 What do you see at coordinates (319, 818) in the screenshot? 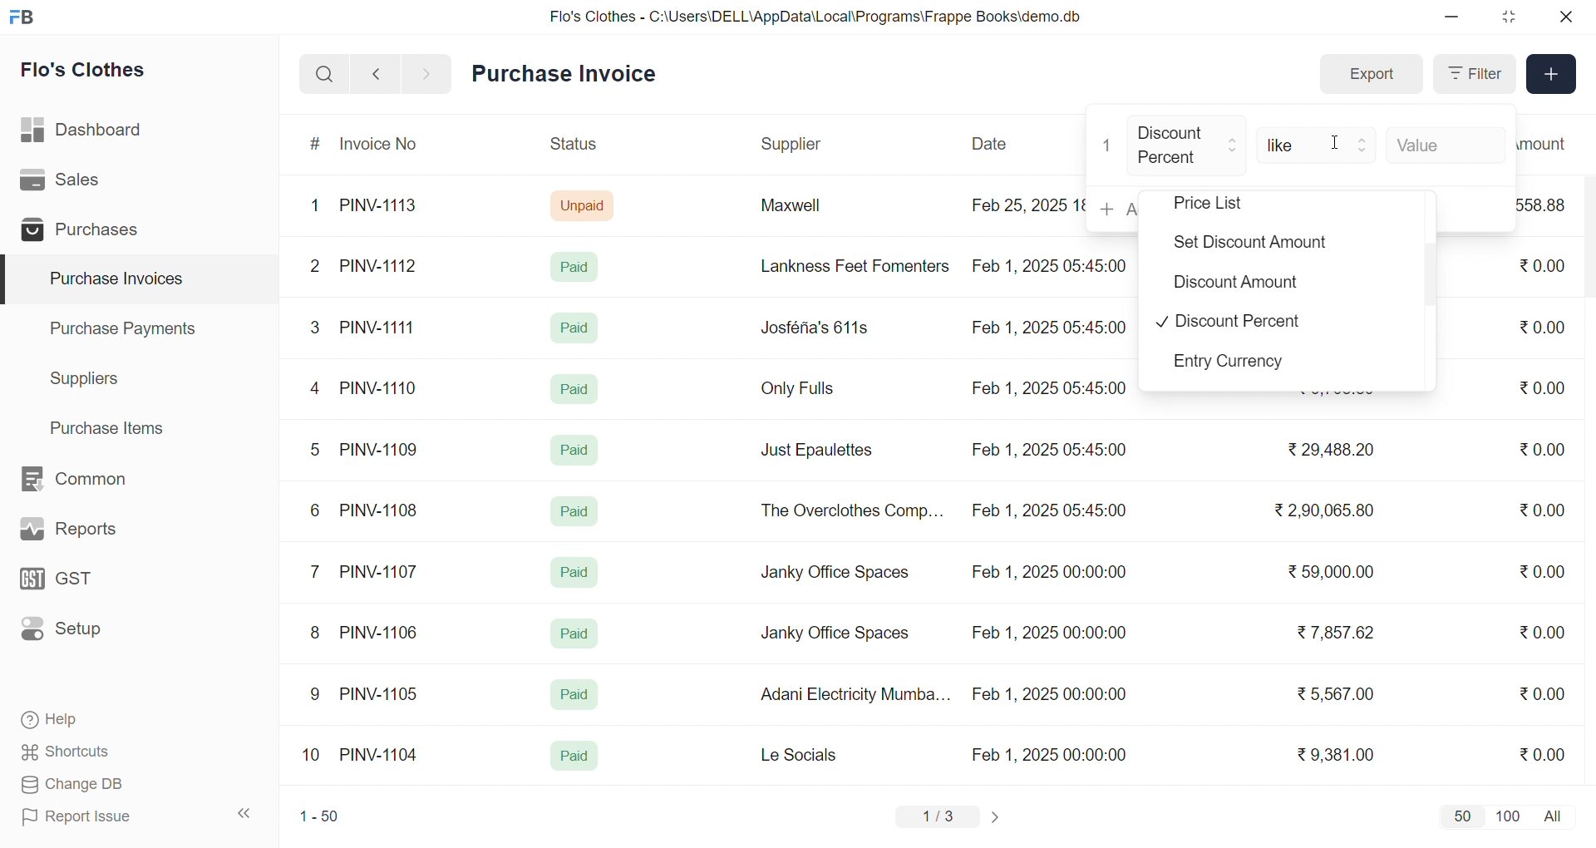
I see `1-50` at bounding box center [319, 818].